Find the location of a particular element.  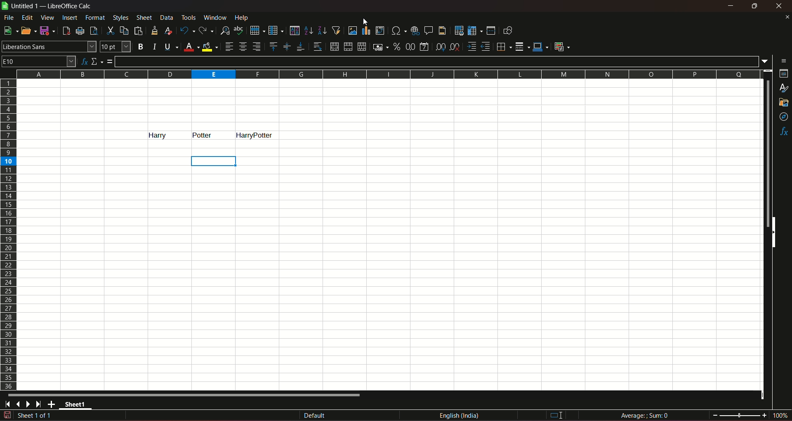

cursor is located at coordinates (365, 21).